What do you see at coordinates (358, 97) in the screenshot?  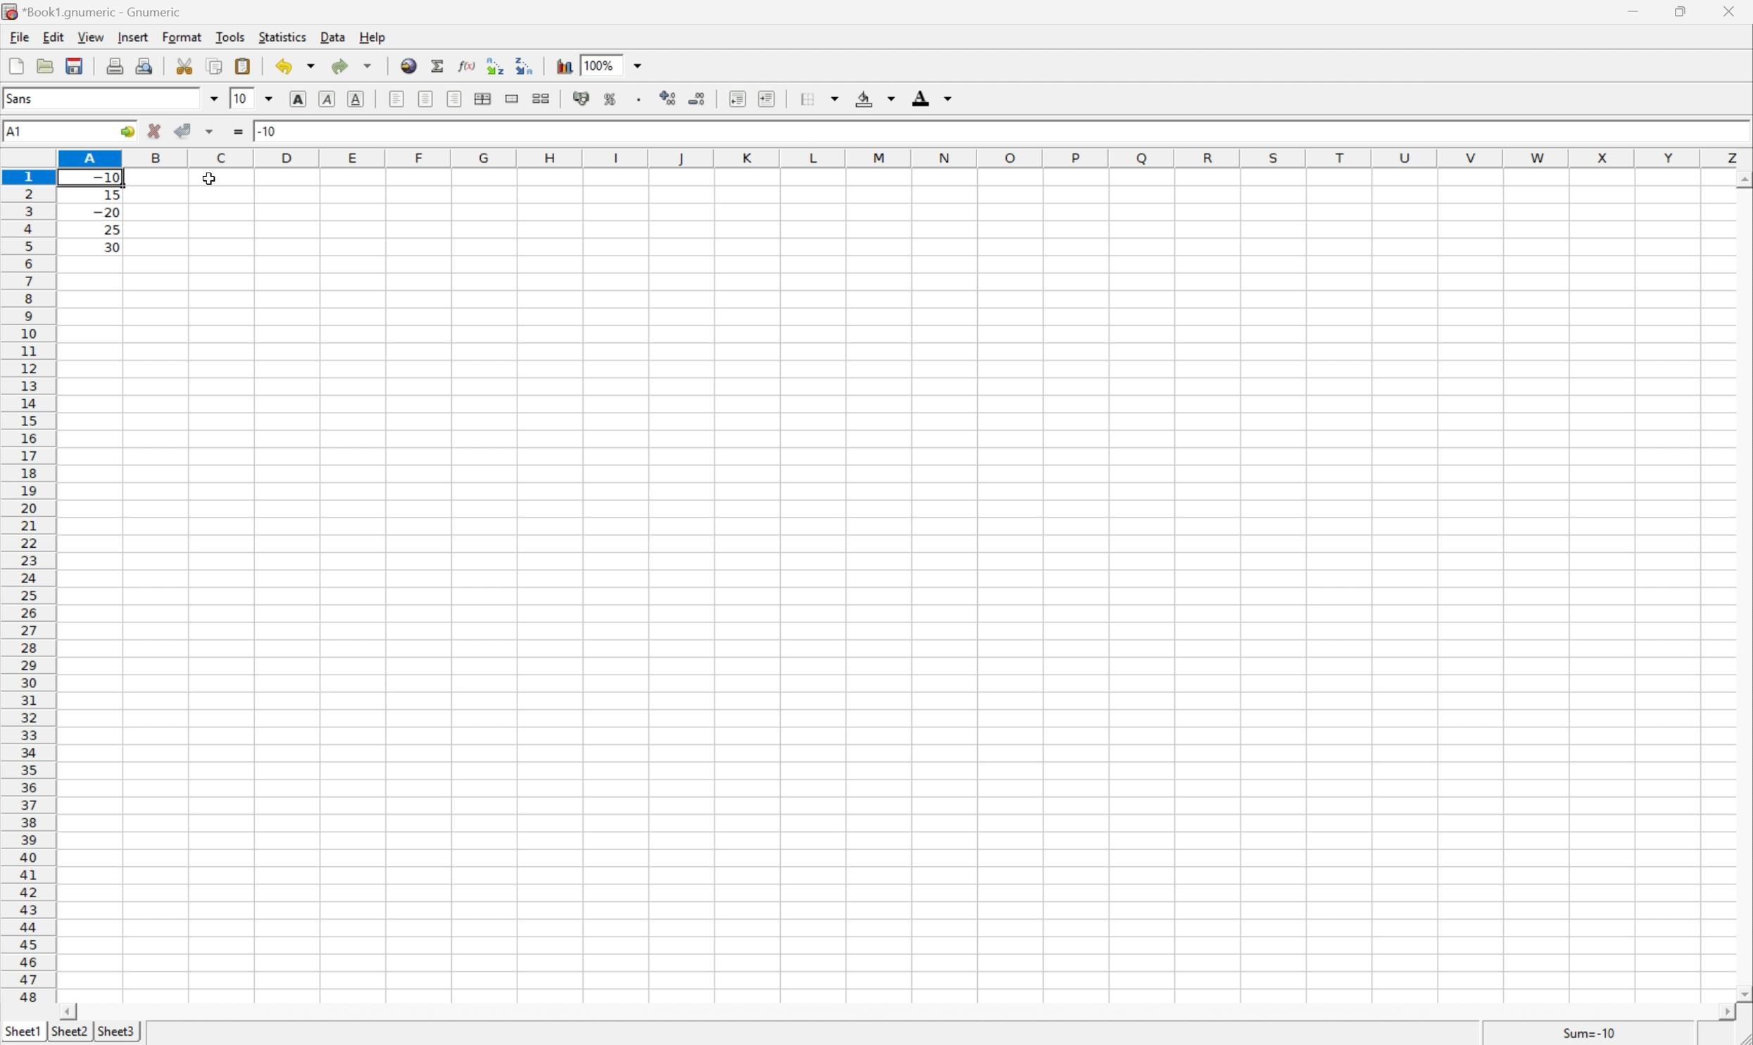 I see `Underline` at bounding box center [358, 97].